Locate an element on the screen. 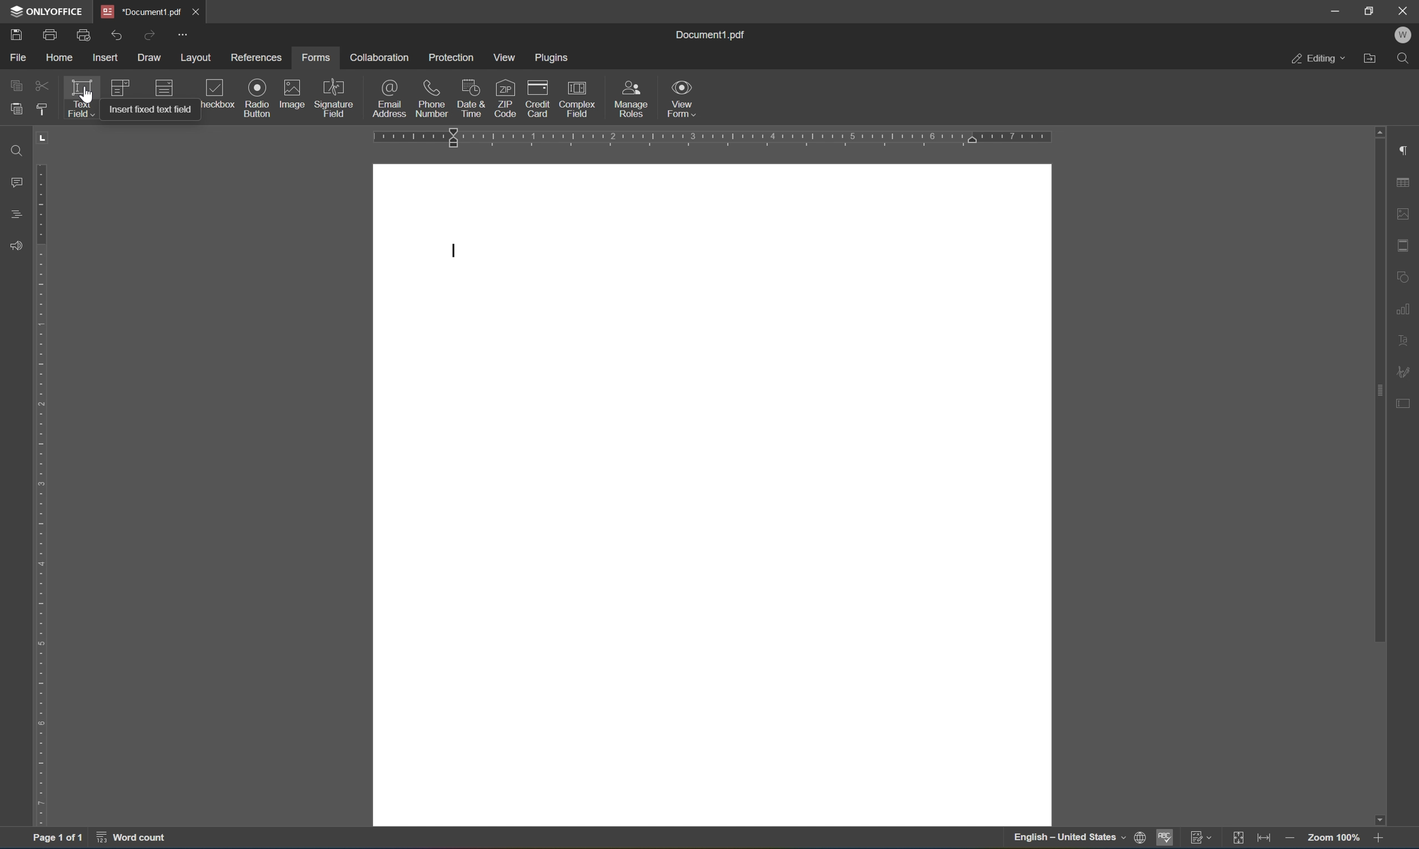 Image resolution: width=1419 pixels, height=849 pixels. insert is located at coordinates (107, 59).